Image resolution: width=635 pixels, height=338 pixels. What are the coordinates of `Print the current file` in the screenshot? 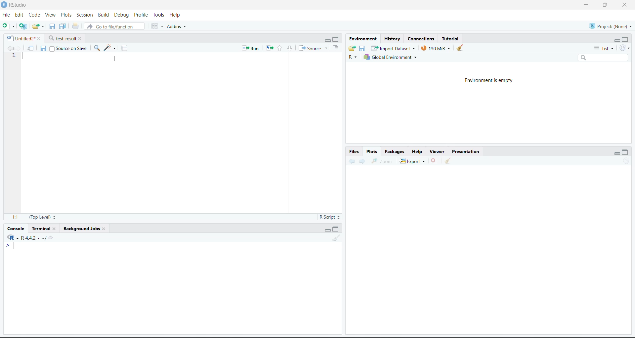 It's located at (76, 25).